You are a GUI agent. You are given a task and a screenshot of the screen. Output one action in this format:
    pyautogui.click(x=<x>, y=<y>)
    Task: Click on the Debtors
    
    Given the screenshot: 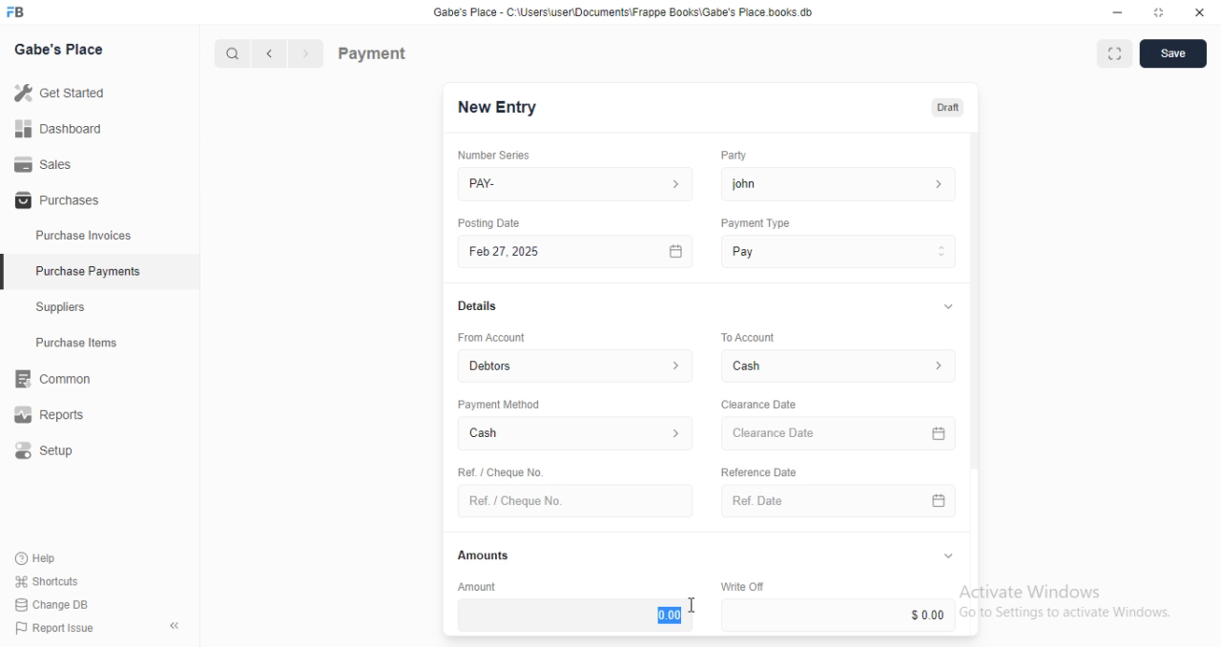 What is the action you would take?
    pyautogui.click(x=577, y=365)
    